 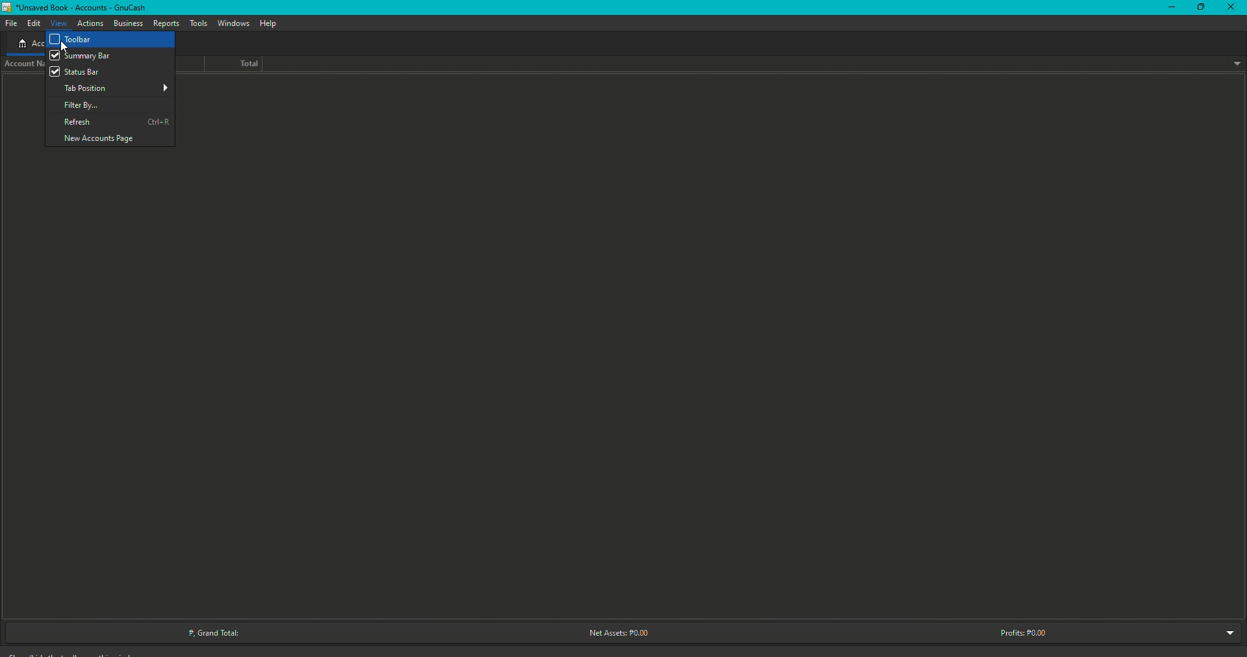 I want to click on Help, so click(x=270, y=24).